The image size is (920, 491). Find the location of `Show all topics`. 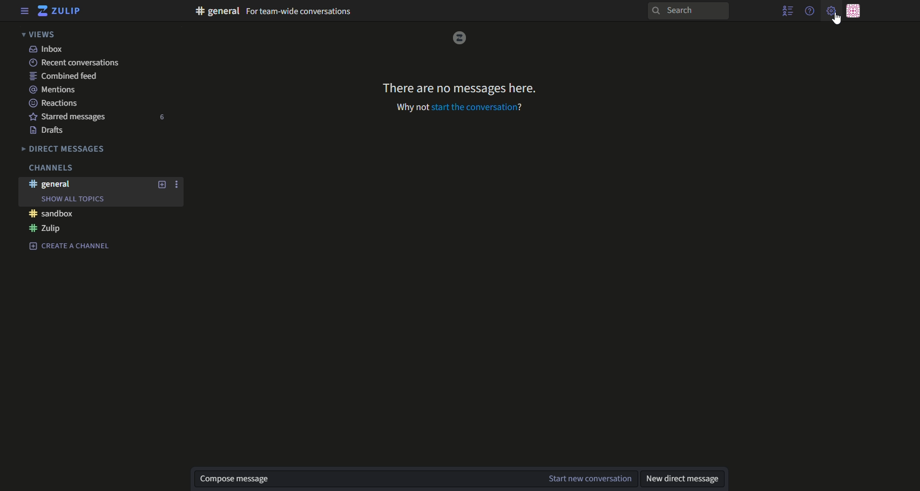

Show all topics is located at coordinates (72, 199).